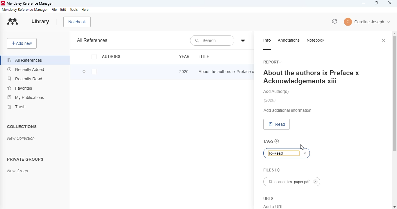  I want to click on account, so click(367, 22).